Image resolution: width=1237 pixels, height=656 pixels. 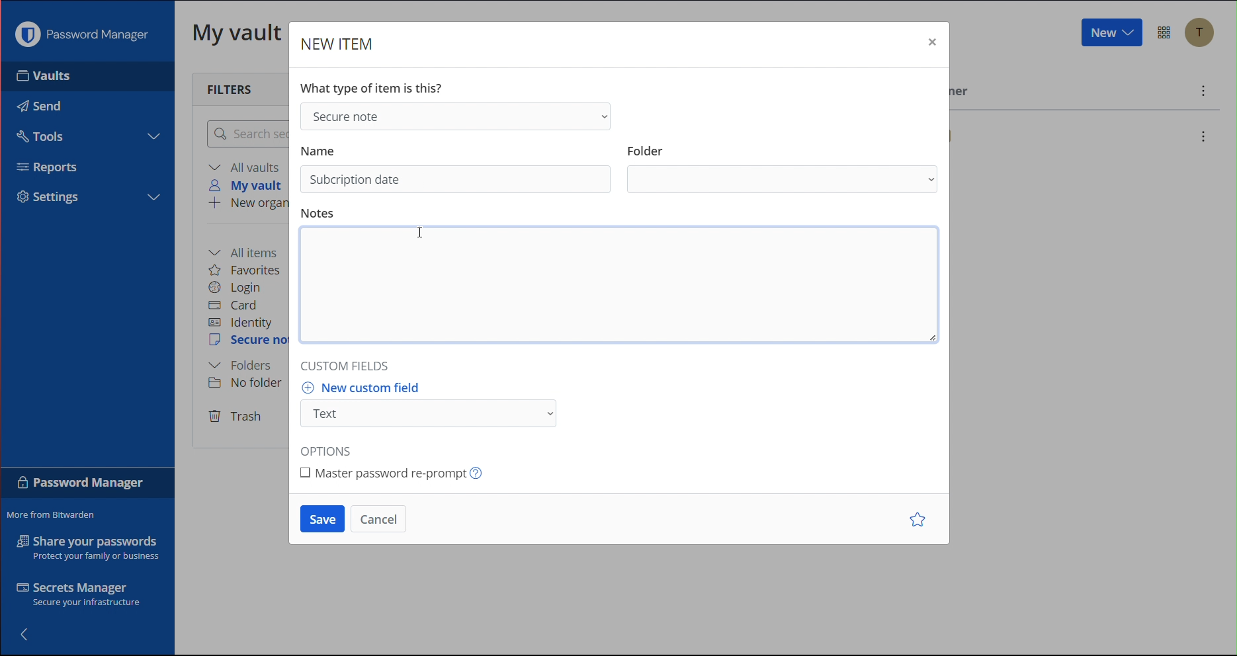 What do you see at coordinates (1166, 33) in the screenshot?
I see `Options` at bounding box center [1166, 33].